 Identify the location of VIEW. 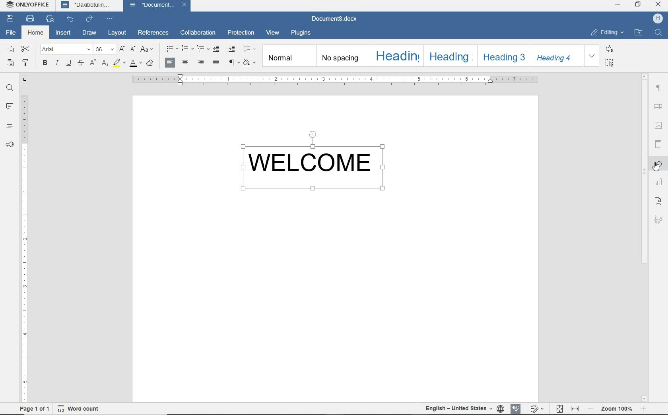
(273, 32).